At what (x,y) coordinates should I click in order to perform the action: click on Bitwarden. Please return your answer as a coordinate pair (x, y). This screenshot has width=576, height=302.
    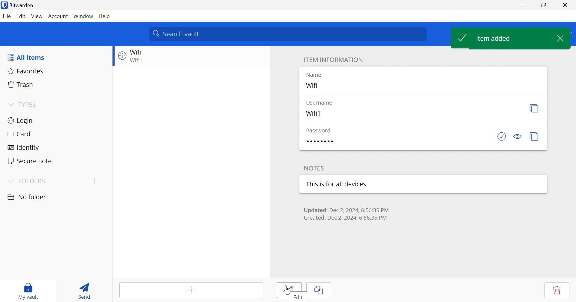
    Looking at the image, I should click on (18, 5).